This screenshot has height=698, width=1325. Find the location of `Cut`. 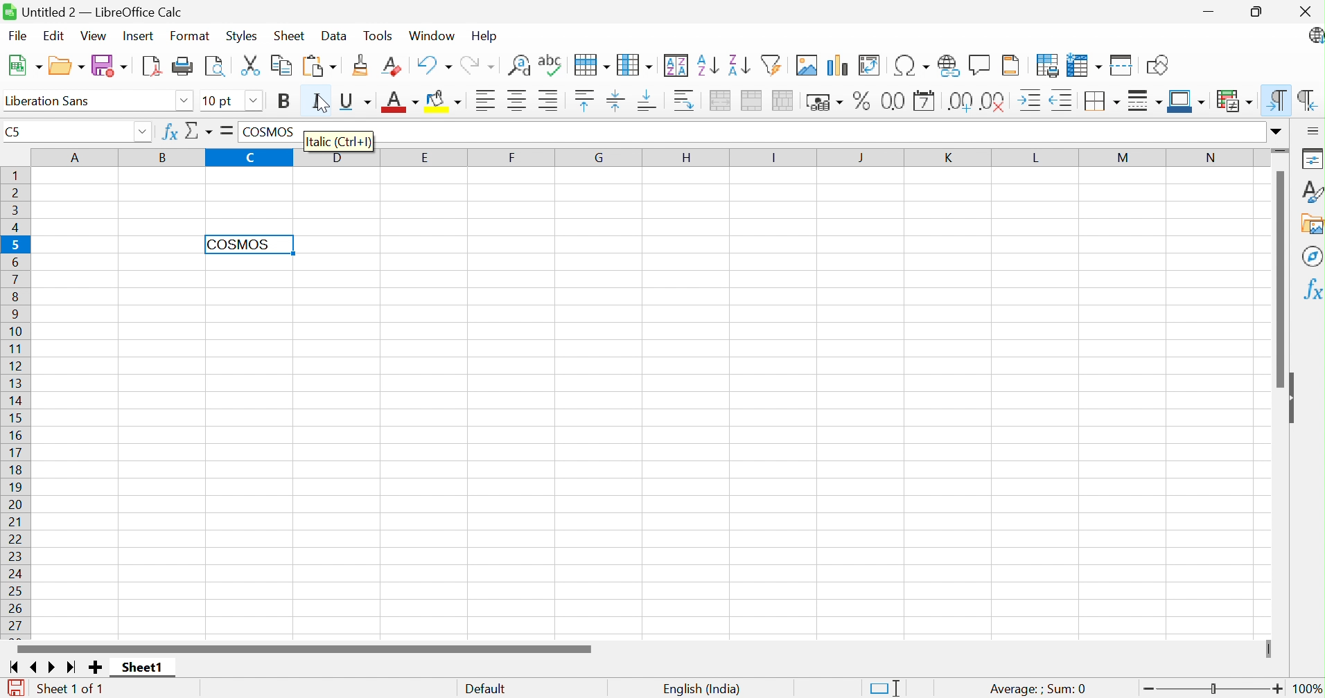

Cut is located at coordinates (249, 65).